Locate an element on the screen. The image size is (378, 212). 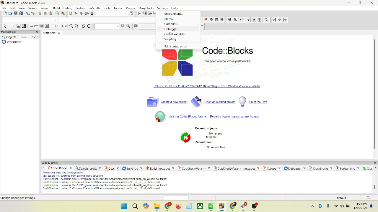
blank space is located at coordinates (112, 14).